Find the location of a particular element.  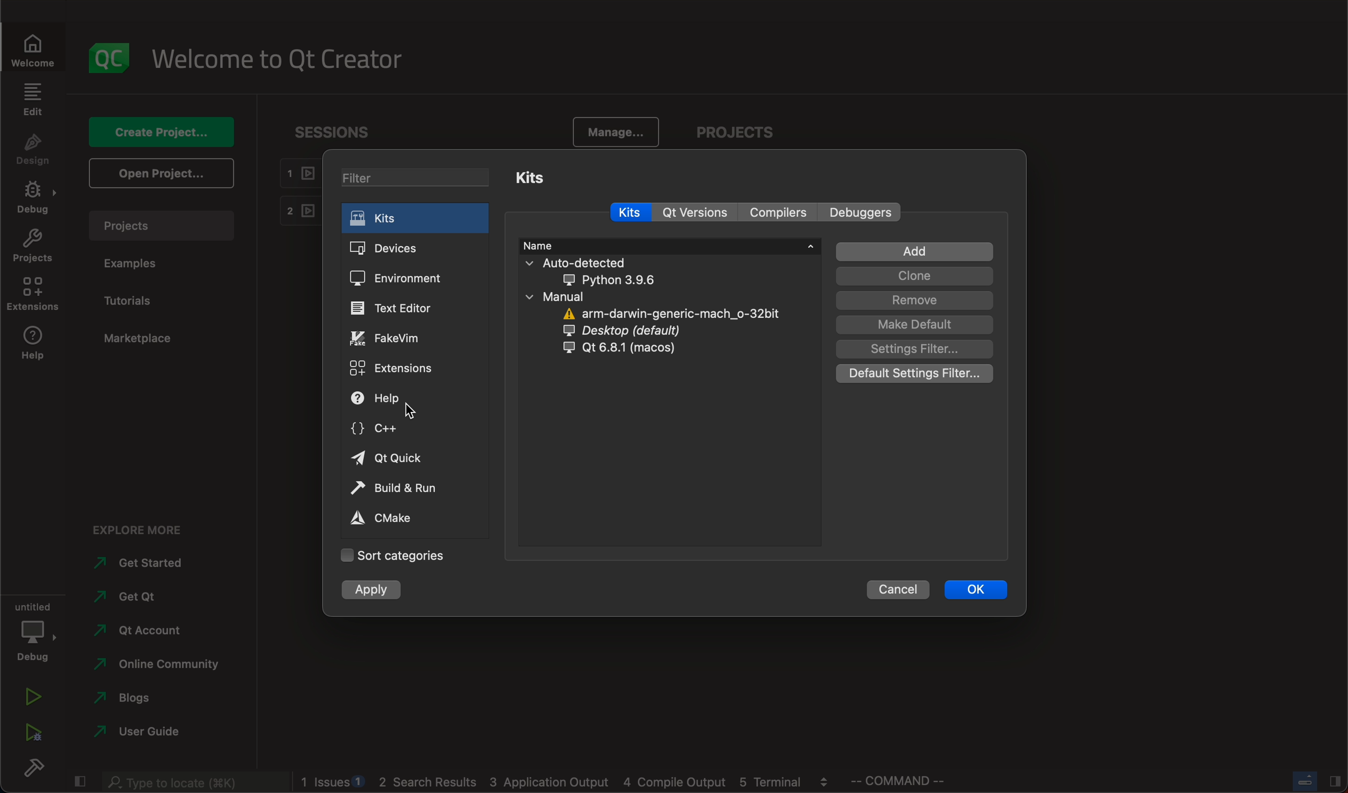

debug is located at coordinates (35, 200).